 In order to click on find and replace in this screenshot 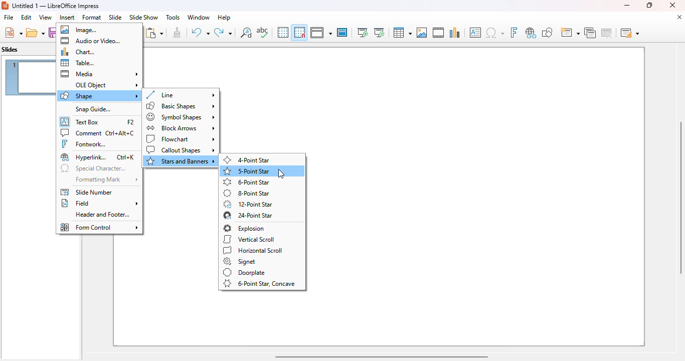, I will do `click(246, 32)`.